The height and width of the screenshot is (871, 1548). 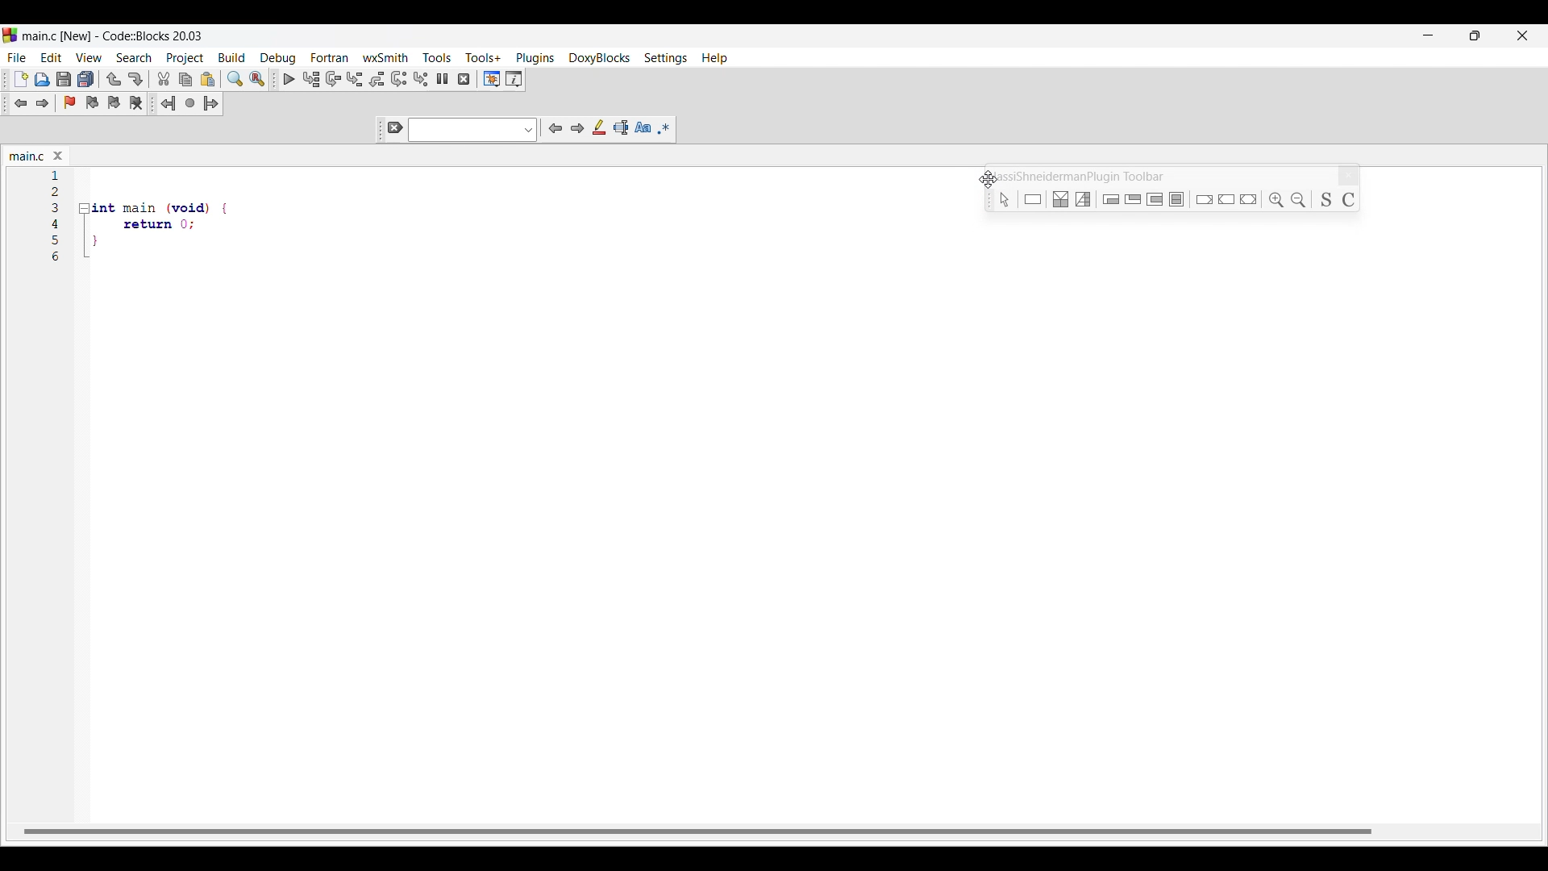 I want to click on Horizontal slide bar, so click(x=697, y=831).